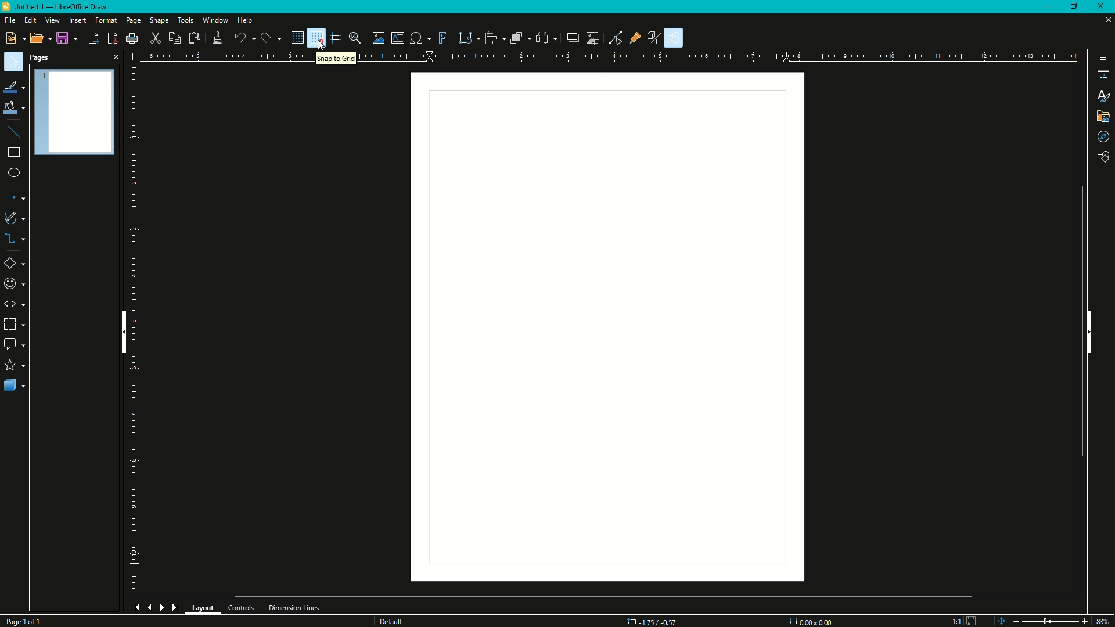 Image resolution: width=1115 pixels, height=627 pixels. Describe the element at coordinates (214, 20) in the screenshot. I see `Window` at that location.